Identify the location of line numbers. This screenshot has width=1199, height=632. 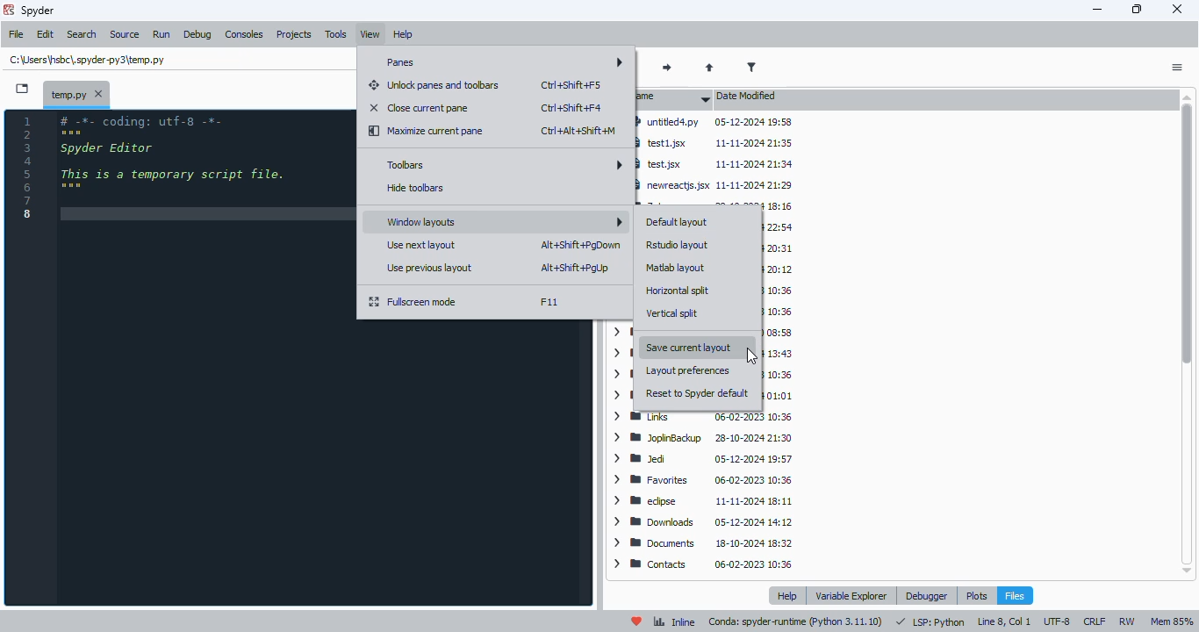
(30, 169).